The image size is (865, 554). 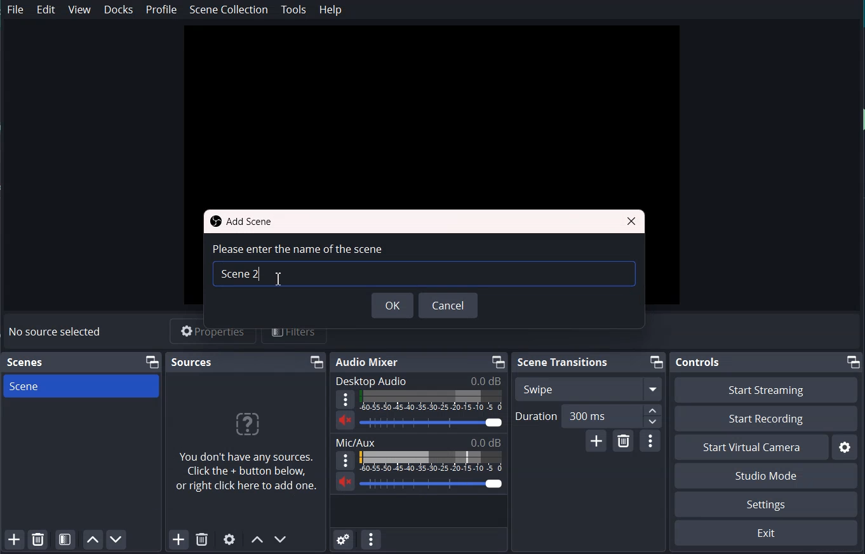 What do you see at coordinates (497, 361) in the screenshot?
I see `Maximize` at bounding box center [497, 361].